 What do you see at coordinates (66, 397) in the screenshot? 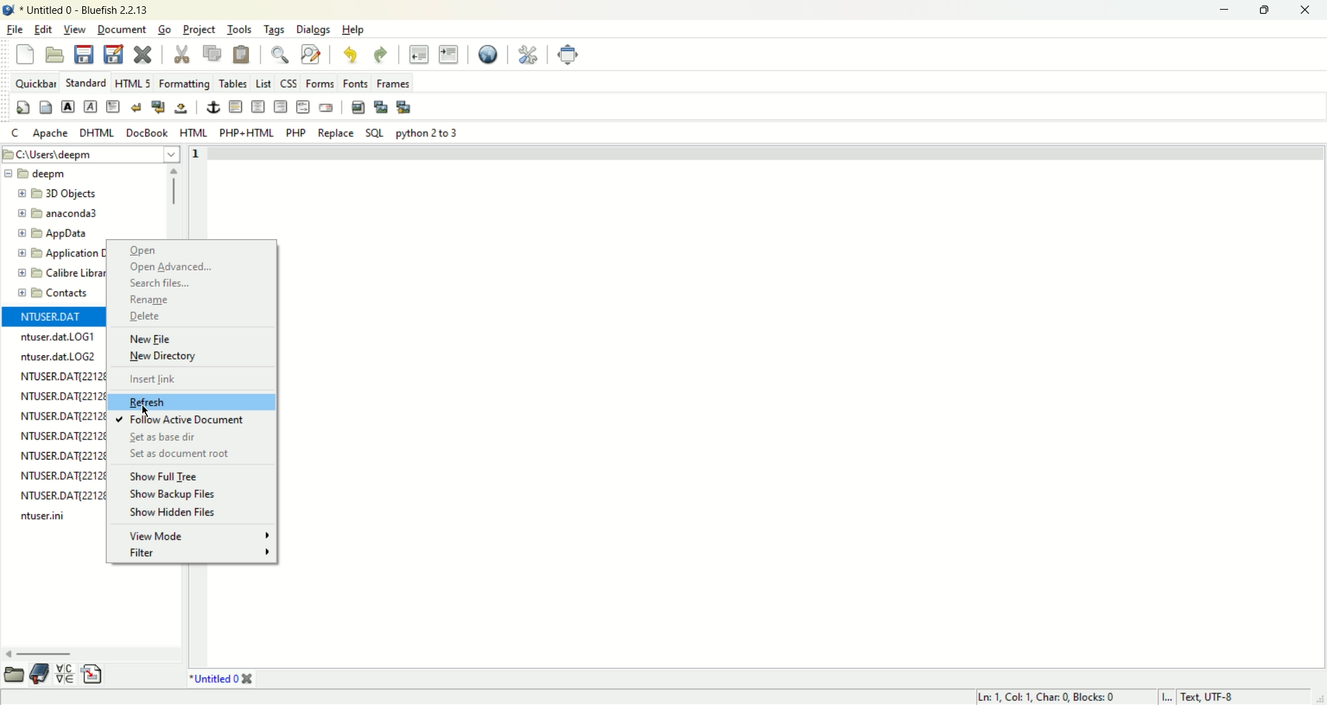
I see `NTUSER.DAT{2212829f-2361-11ee-9` at bounding box center [66, 397].